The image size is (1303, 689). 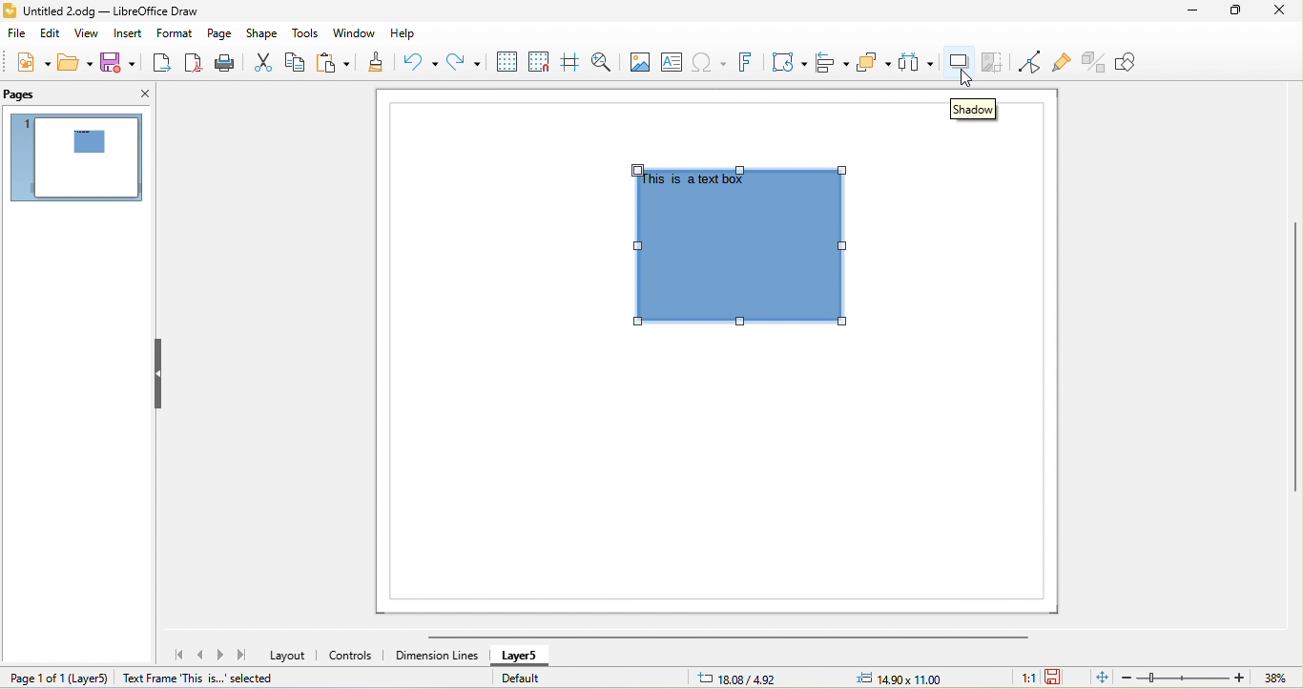 What do you see at coordinates (181, 656) in the screenshot?
I see `first page` at bounding box center [181, 656].